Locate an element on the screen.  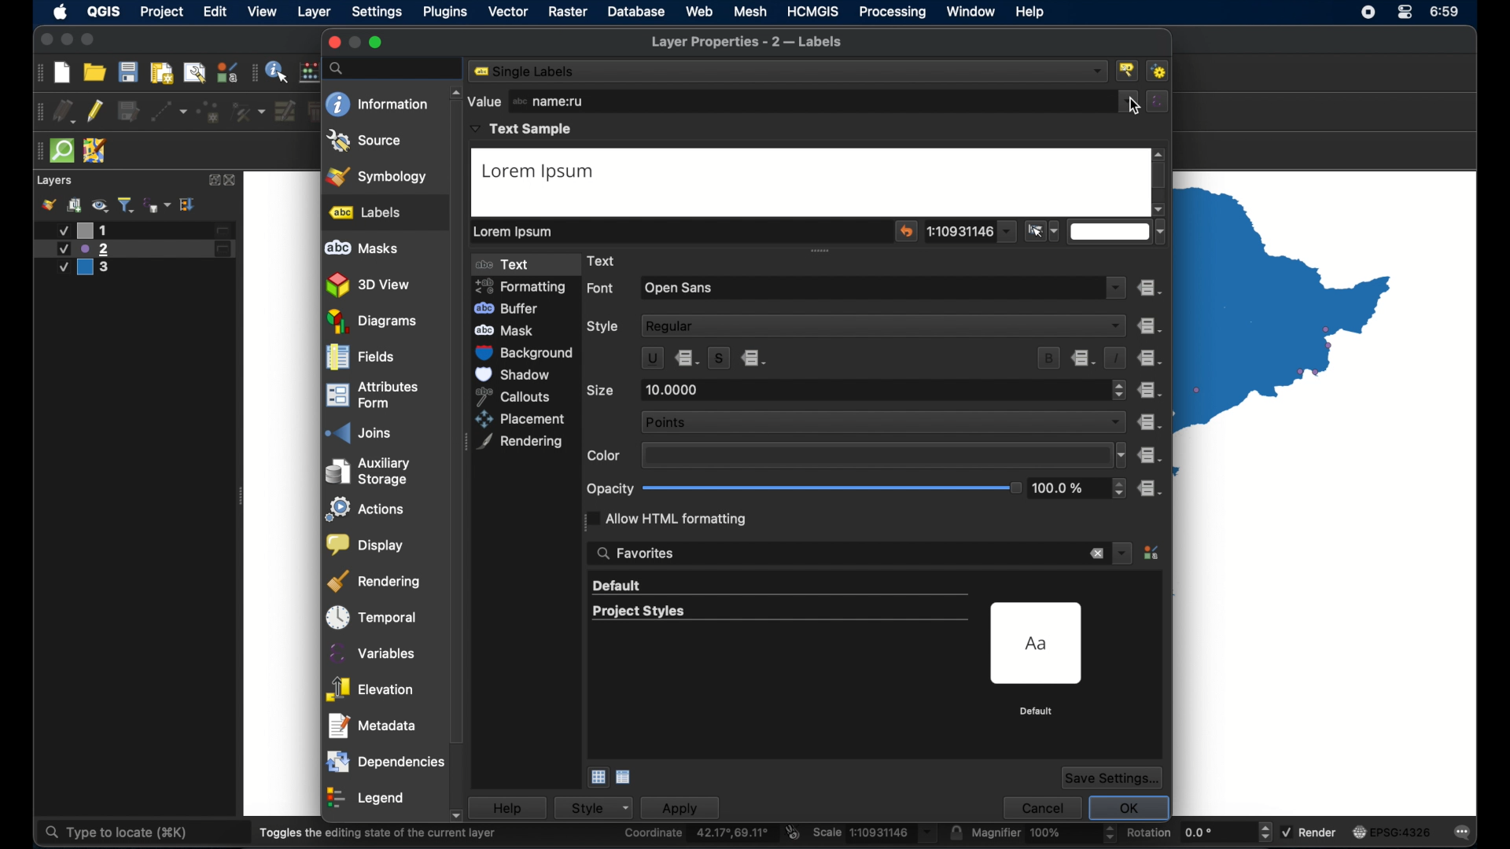
dropdown is located at coordinates (1118, 286).